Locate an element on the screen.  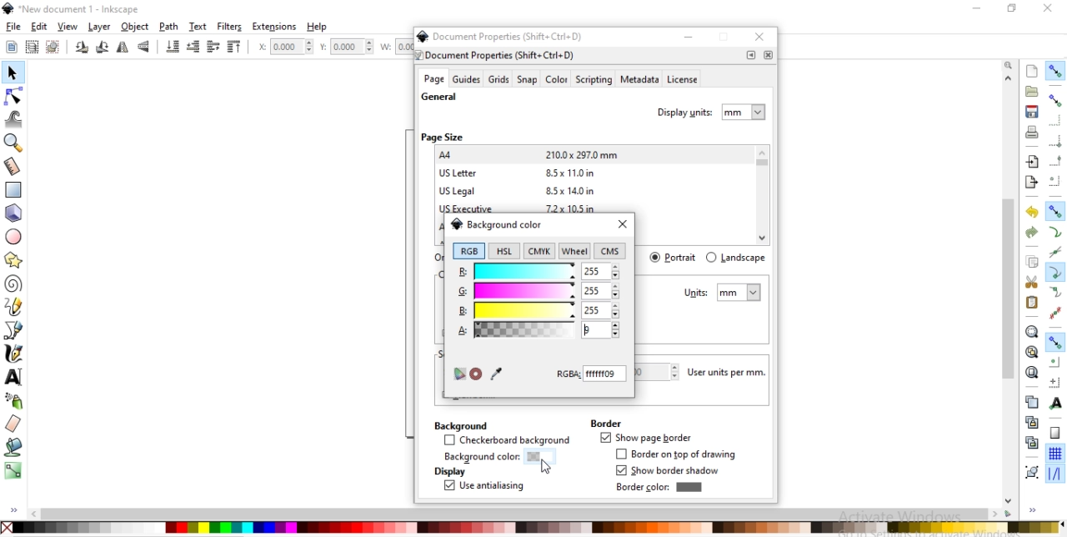
flip horizontally is located at coordinates (125, 48).